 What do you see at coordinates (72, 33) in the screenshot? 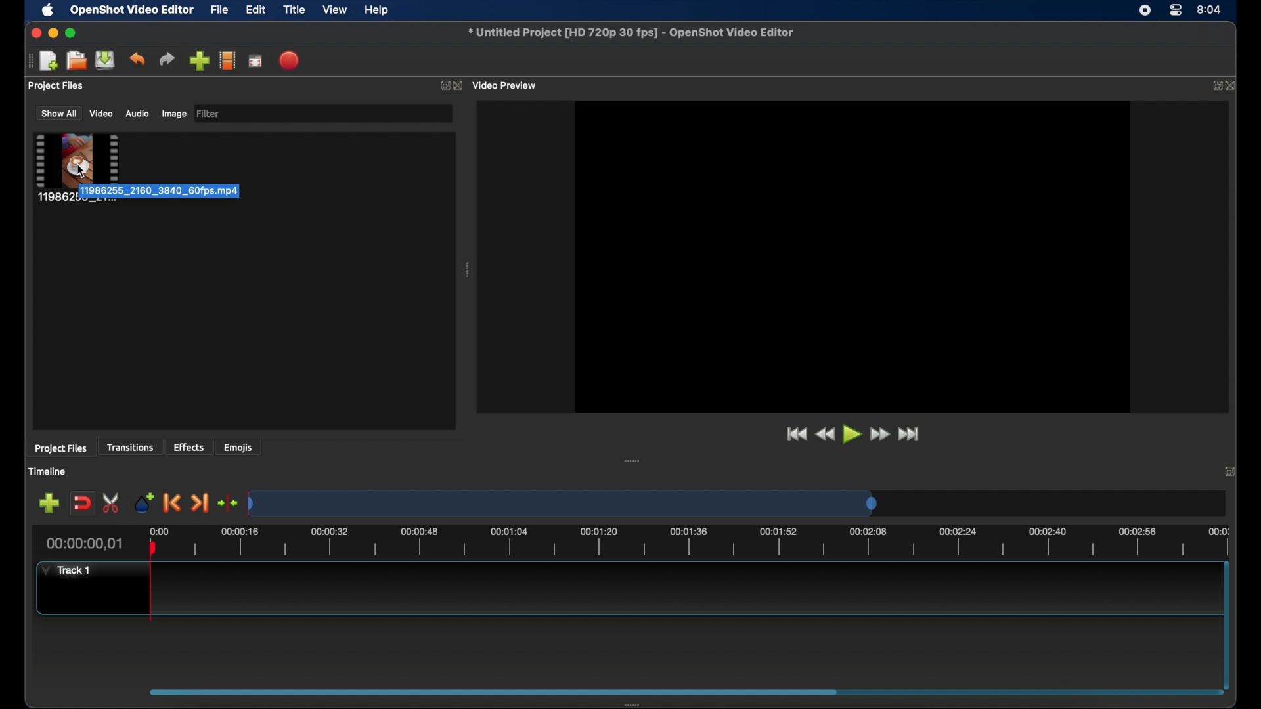
I see `maximize` at bounding box center [72, 33].